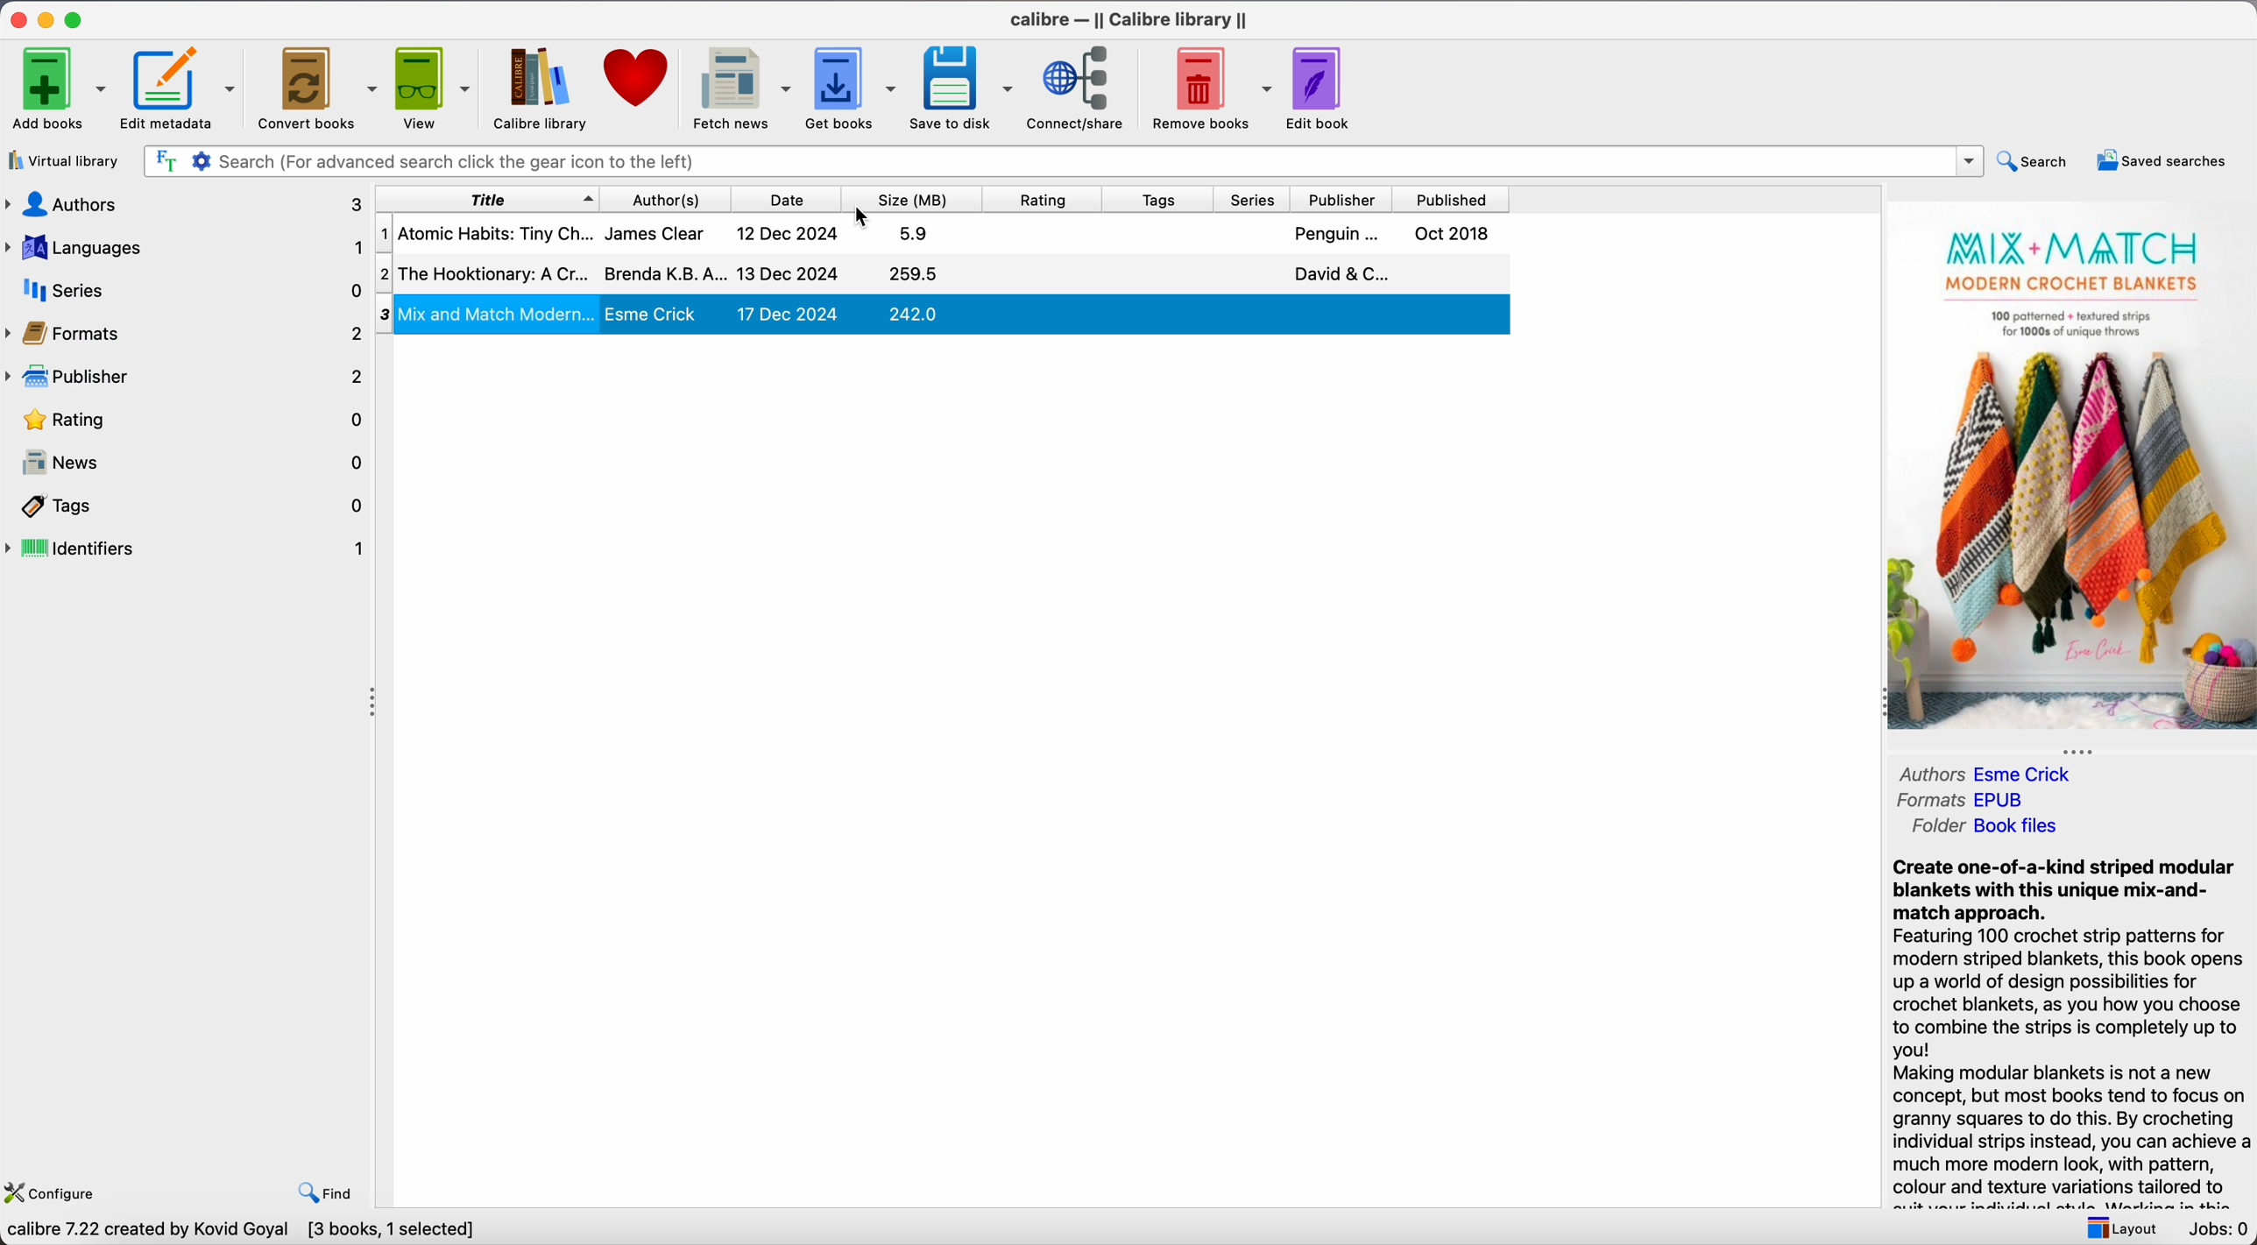  Describe the element at coordinates (673, 198) in the screenshot. I see `author(s)` at that location.